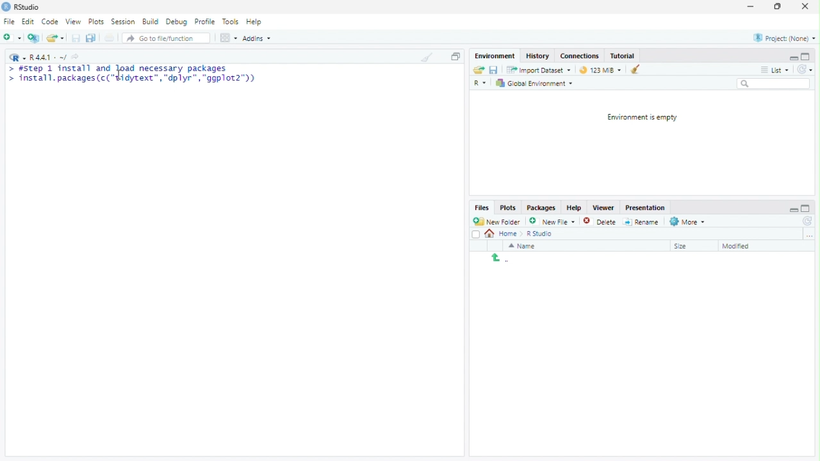 The image size is (820, 461). Describe the element at coordinates (792, 57) in the screenshot. I see `Minimize` at that location.